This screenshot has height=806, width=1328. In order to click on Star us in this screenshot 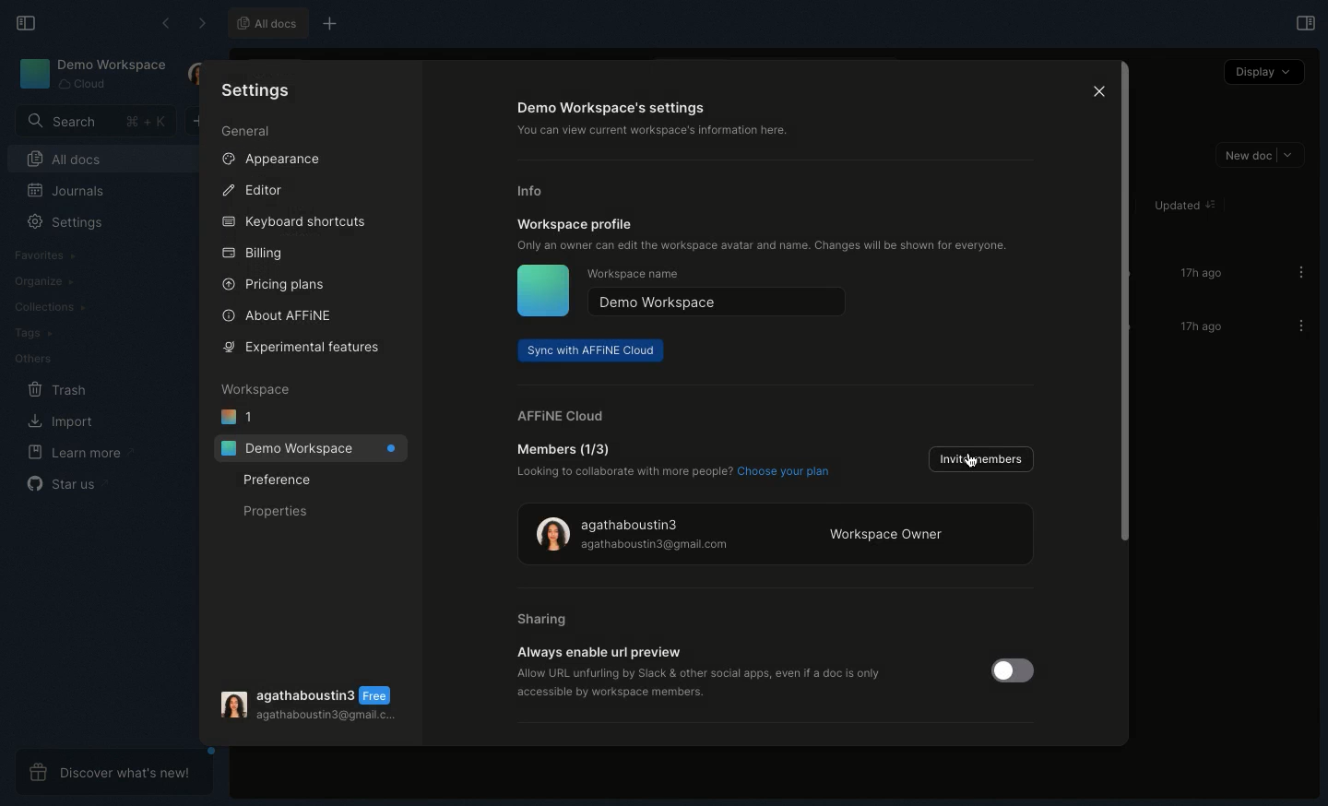, I will do `click(68, 483)`.